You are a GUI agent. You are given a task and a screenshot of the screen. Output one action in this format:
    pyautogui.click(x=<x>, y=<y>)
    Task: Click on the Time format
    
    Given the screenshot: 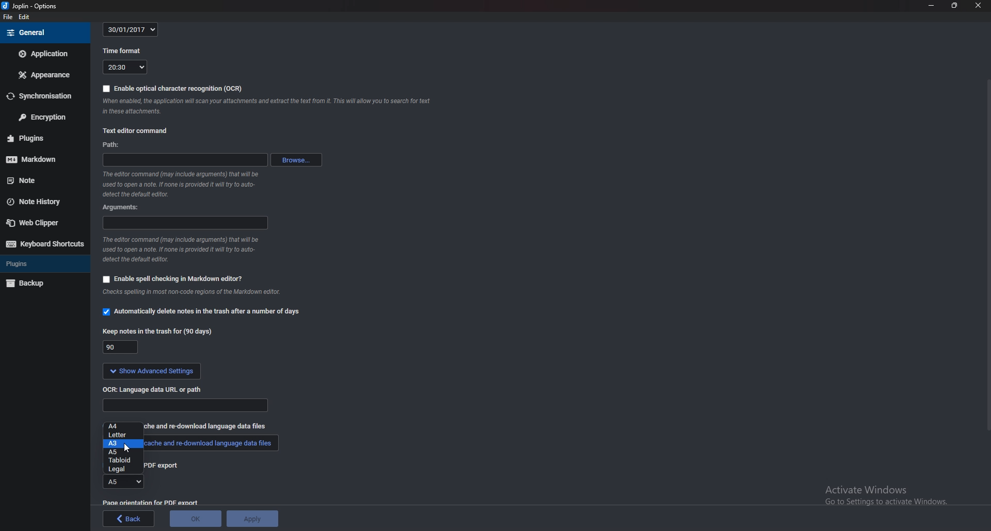 What is the action you would take?
    pyautogui.click(x=124, y=68)
    